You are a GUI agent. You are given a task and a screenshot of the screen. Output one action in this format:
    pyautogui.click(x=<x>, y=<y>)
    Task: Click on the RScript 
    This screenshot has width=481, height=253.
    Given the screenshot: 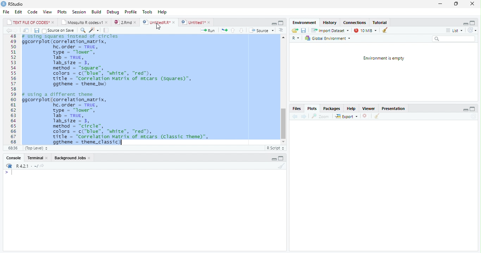 What is the action you would take?
    pyautogui.click(x=275, y=148)
    